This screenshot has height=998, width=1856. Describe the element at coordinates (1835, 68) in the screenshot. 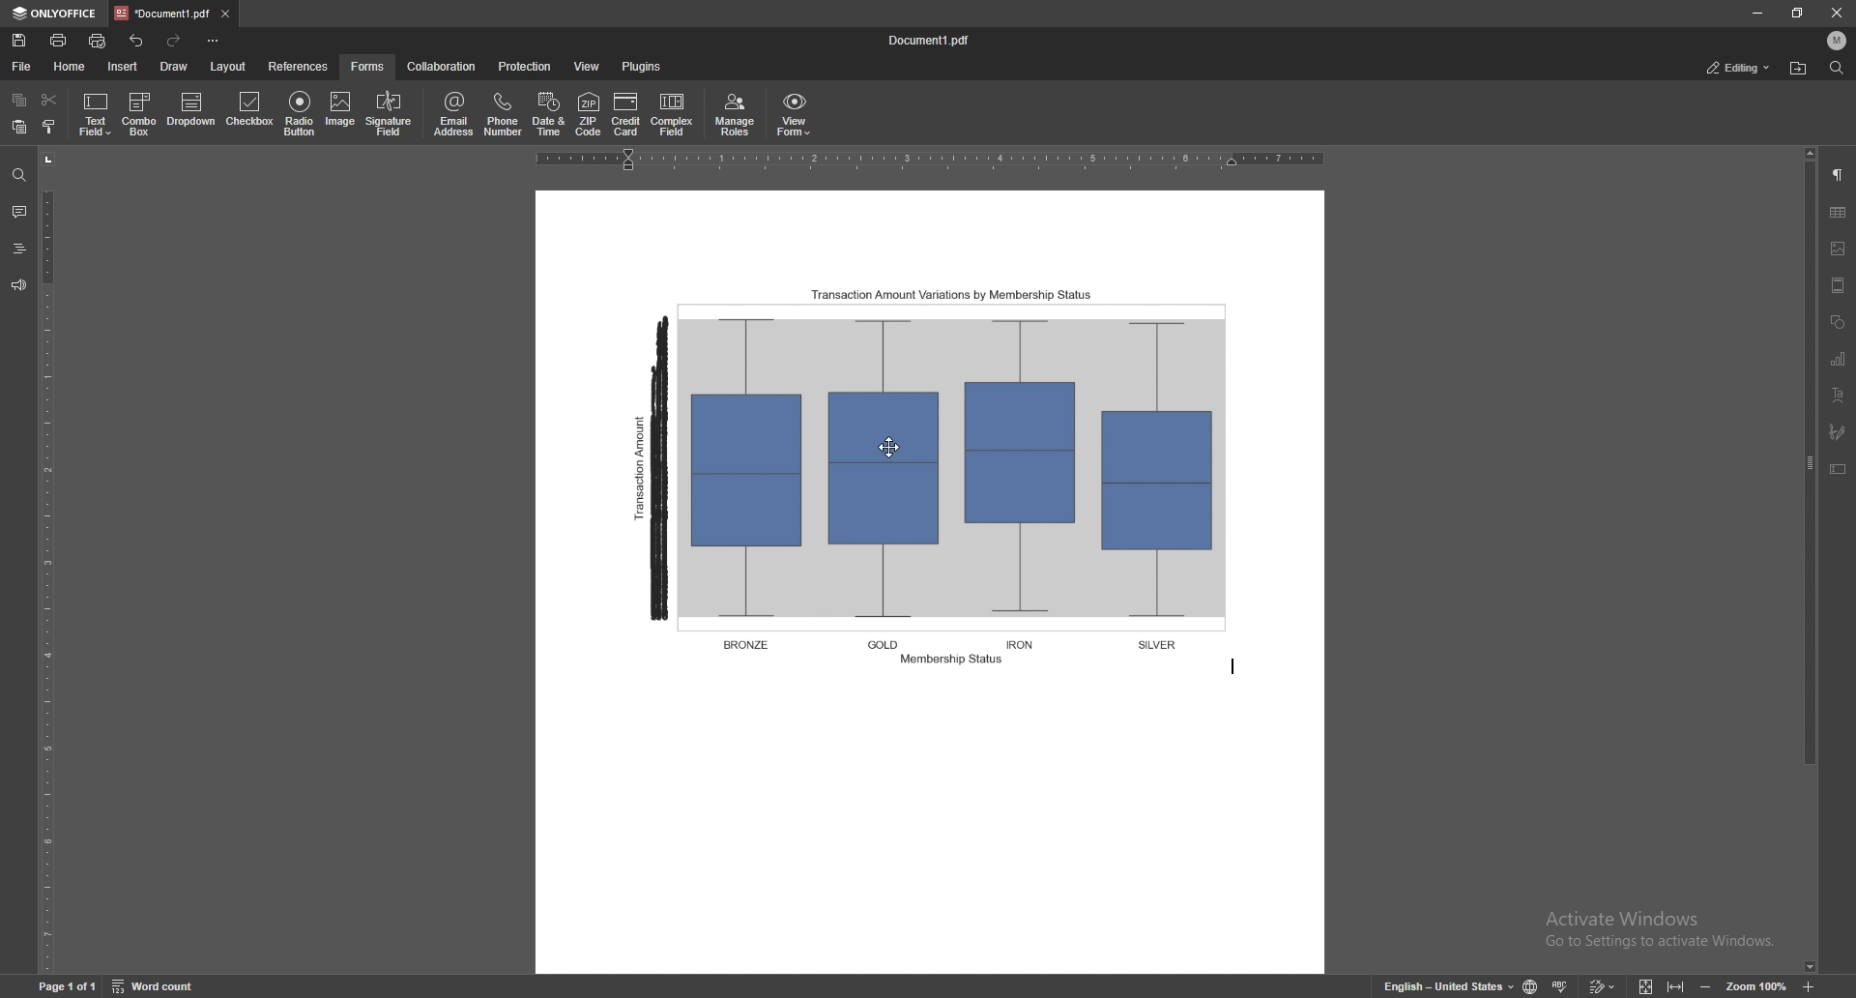

I see `find` at that location.